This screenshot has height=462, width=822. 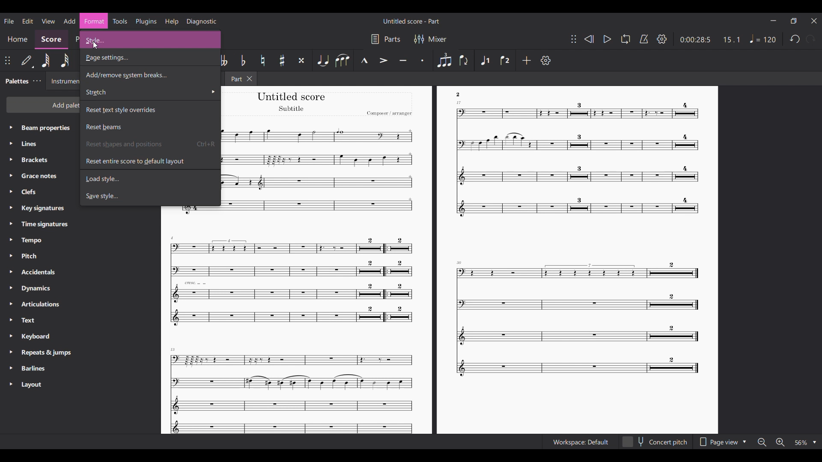 I want to click on View menu, so click(x=48, y=21).